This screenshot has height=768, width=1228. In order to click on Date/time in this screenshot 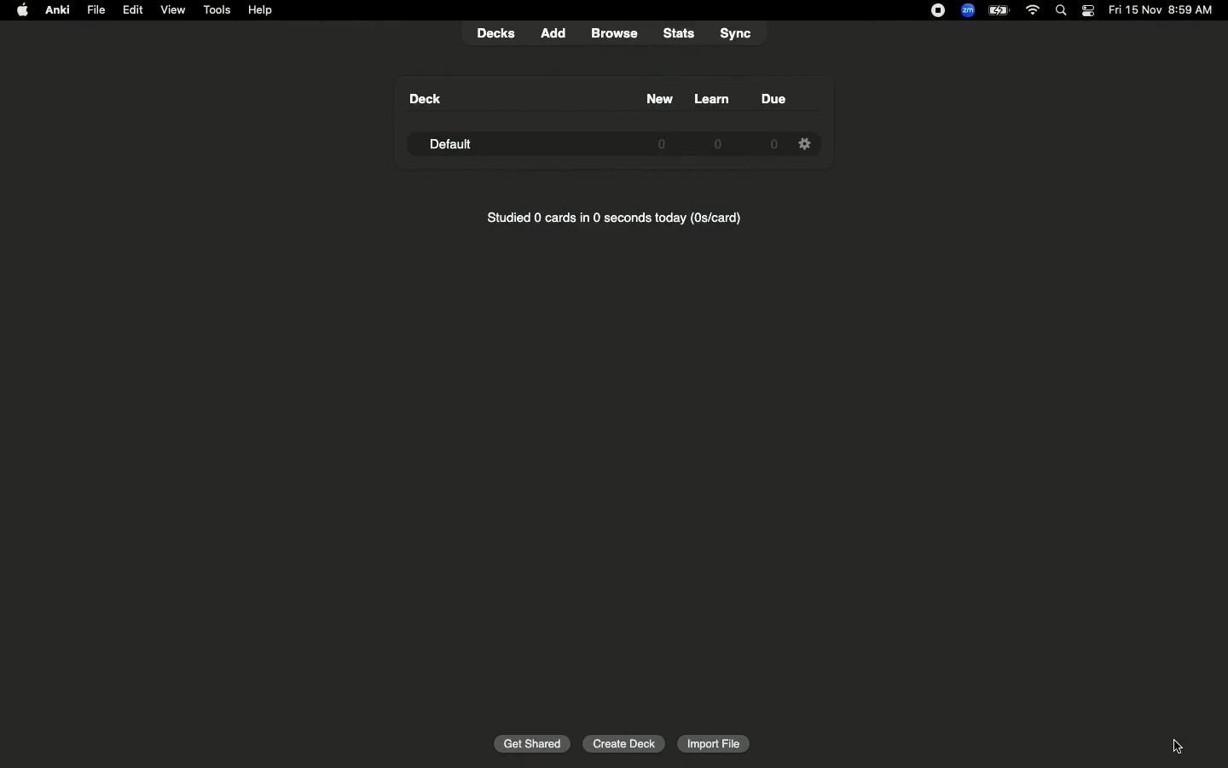, I will do `click(1161, 11)`.